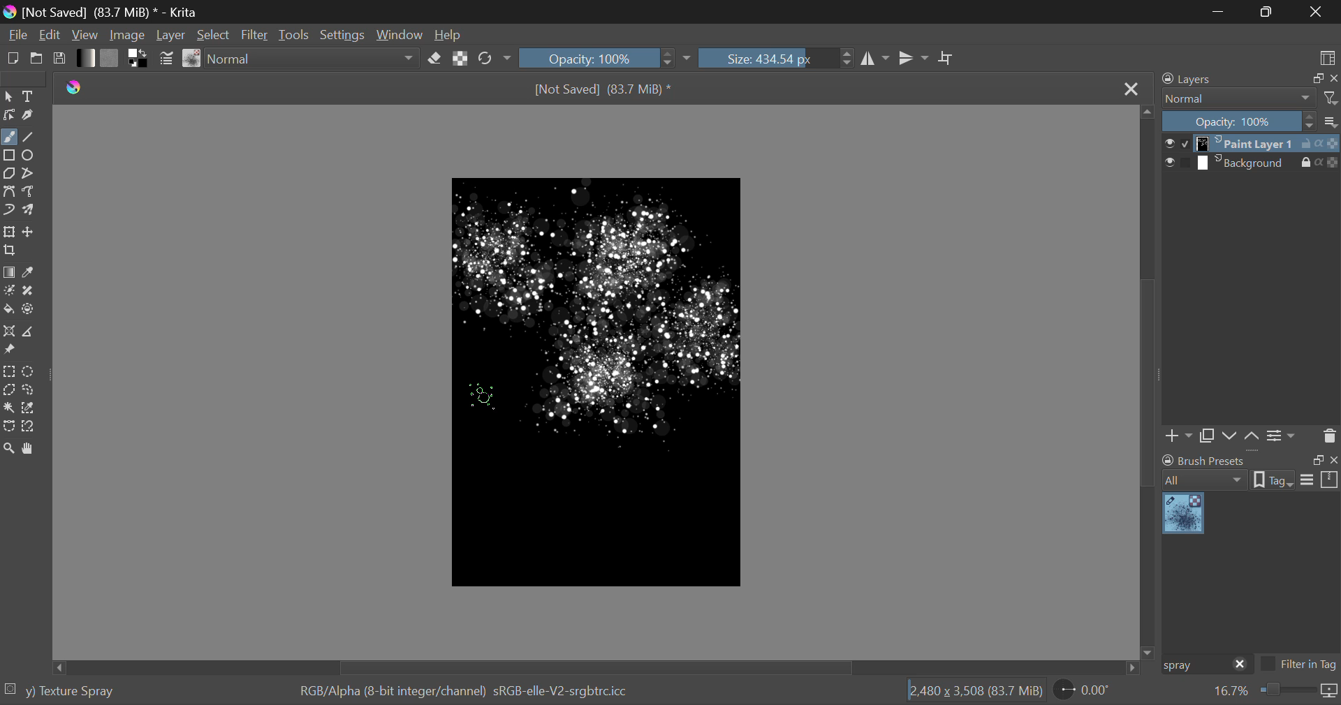 The height and width of the screenshot is (705, 1341). Describe the element at coordinates (29, 389) in the screenshot. I see `Freehand Selection` at that location.